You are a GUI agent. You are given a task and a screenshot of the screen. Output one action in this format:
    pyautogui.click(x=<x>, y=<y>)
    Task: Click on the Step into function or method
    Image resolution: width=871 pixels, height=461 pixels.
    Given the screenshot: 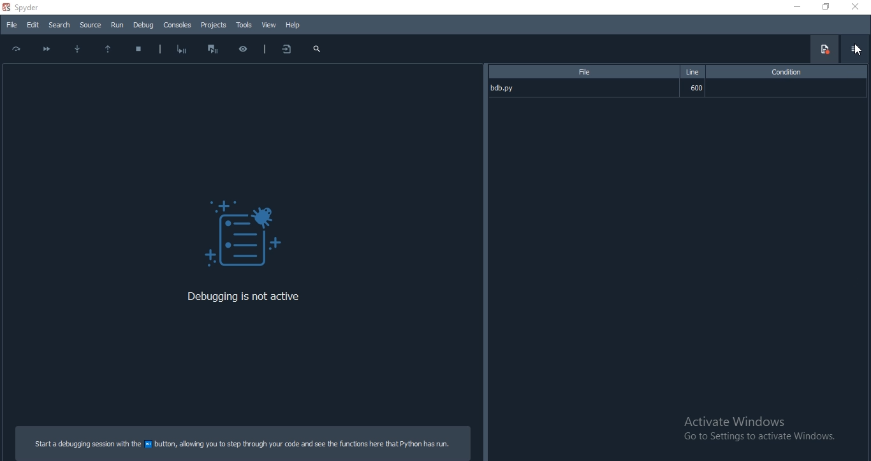 What is the action you would take?
    pyautogui.click(x=77, y=49)
    